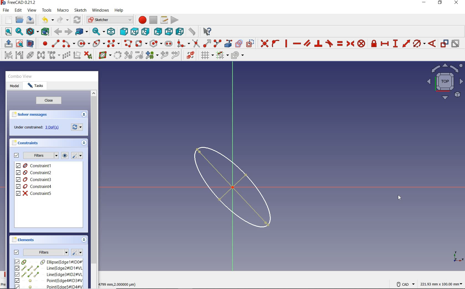  What do you see at coordinates (399, 197) in the screenshot?
I see `cursor` at bounding box center [399, 197].